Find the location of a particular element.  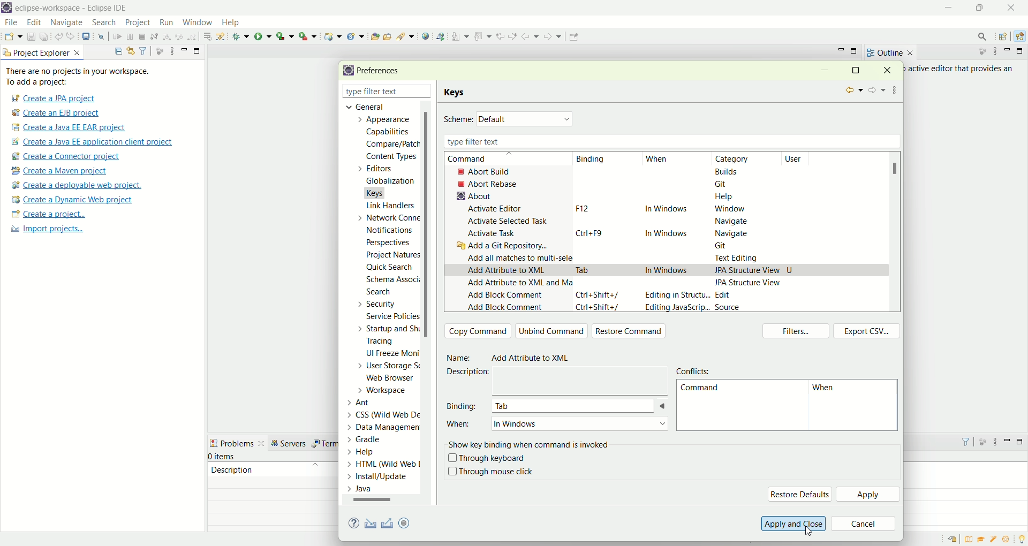

forward is located at coordinates (876, 91).